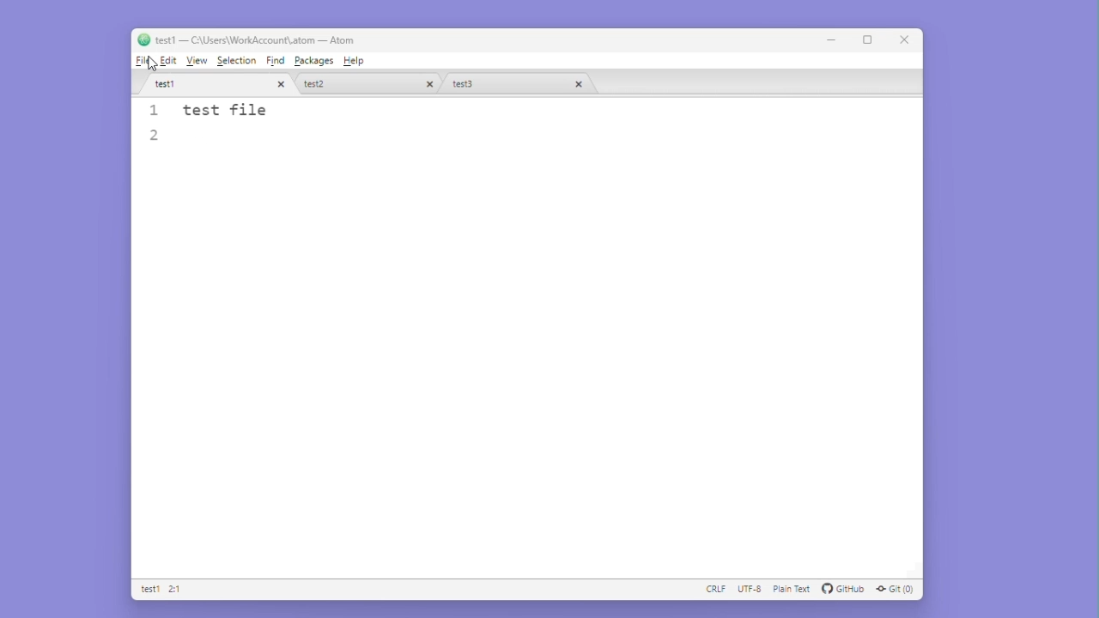 The height and width of the screenshot is (618, 1099). Describe the element at coordinates (902, 41) in the screenshot. I see `Close` at that location.